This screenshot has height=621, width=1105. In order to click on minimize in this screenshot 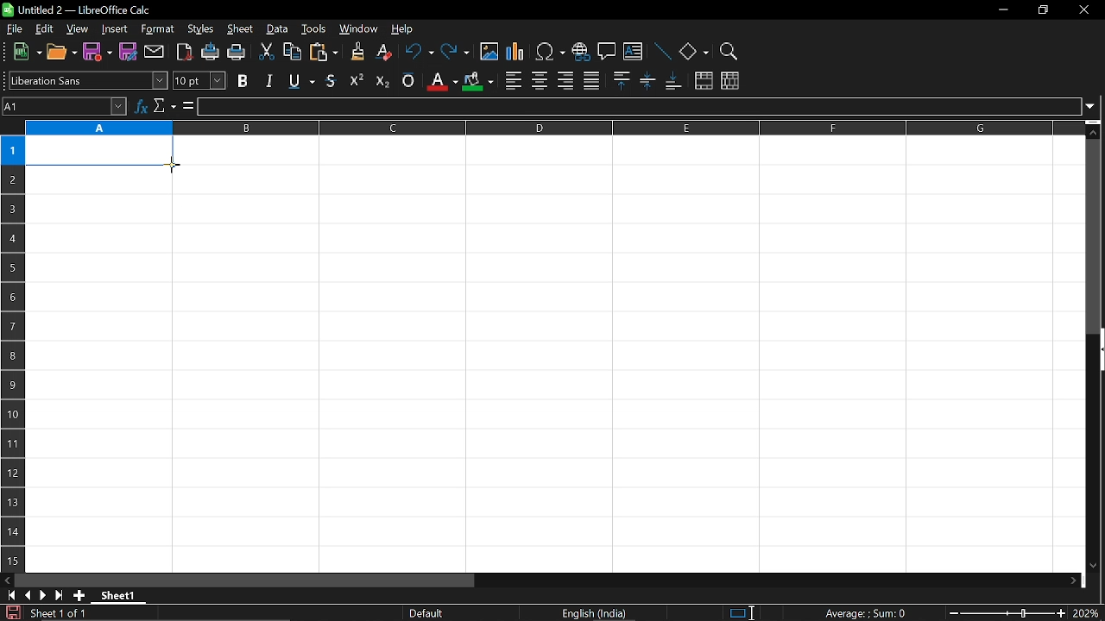, I will do `click(1003, 9)`.